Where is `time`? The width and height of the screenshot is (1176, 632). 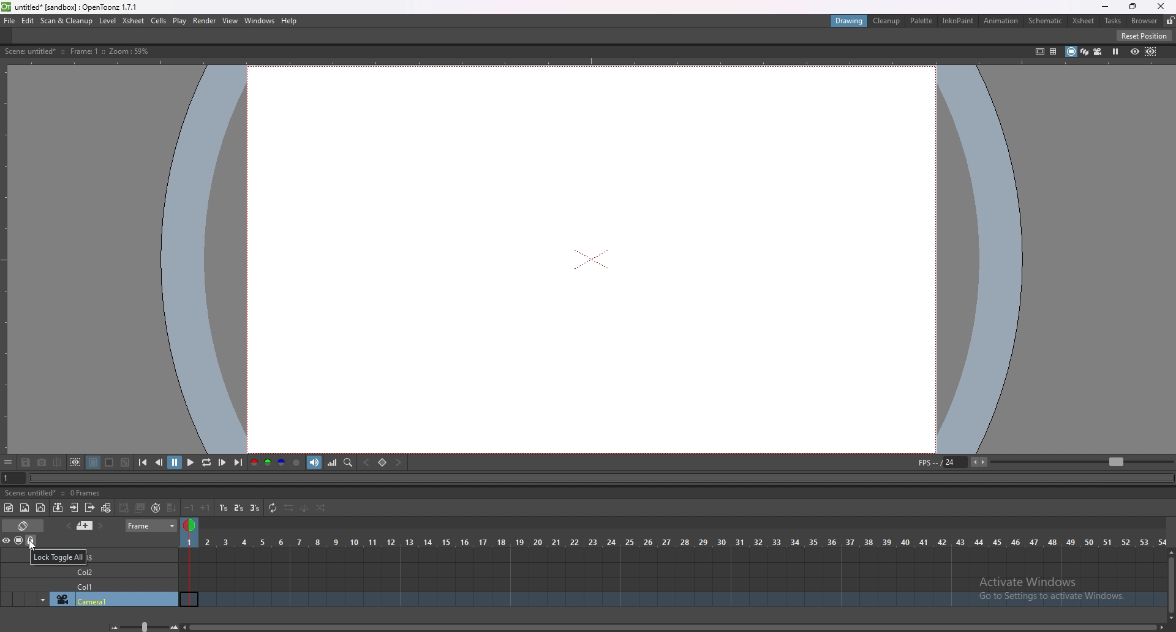
time is located at coordinates (674, 540).